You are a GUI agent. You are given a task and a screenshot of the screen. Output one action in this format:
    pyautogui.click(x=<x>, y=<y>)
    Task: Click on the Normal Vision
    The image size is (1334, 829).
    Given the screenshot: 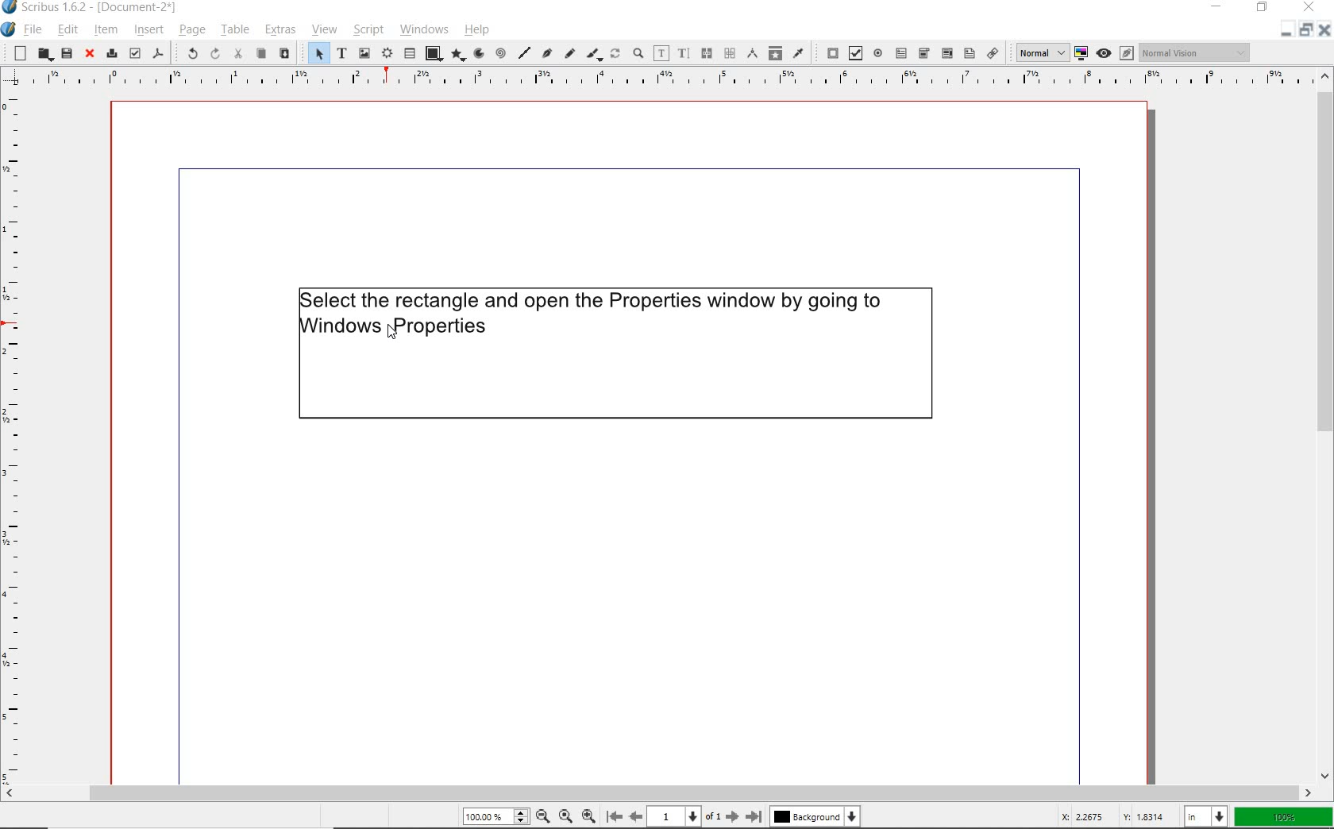 What is the action you would take?
    pyautogui.click(x=1196, y=52)
    